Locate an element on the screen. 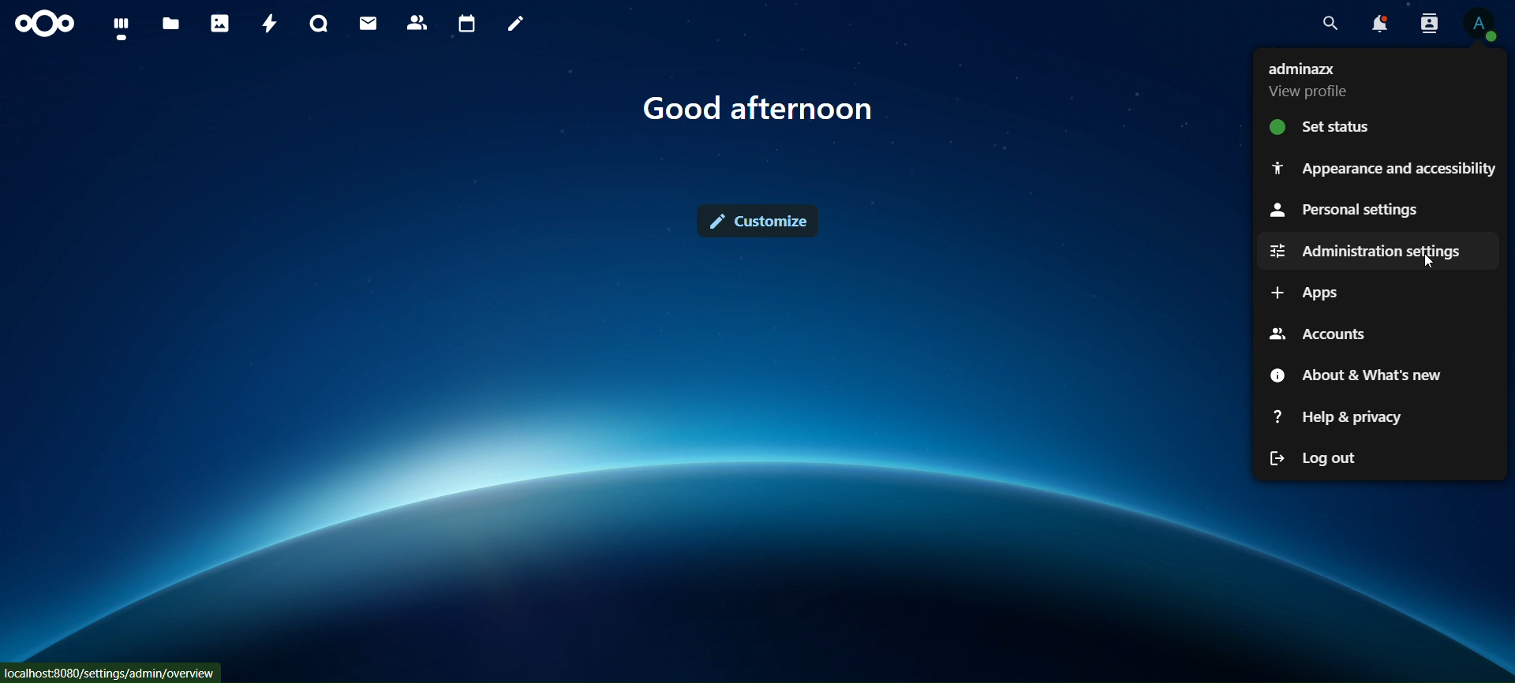 This screenshot has width=1515, height=683. personal settings is located at coordinates (1344, 211).